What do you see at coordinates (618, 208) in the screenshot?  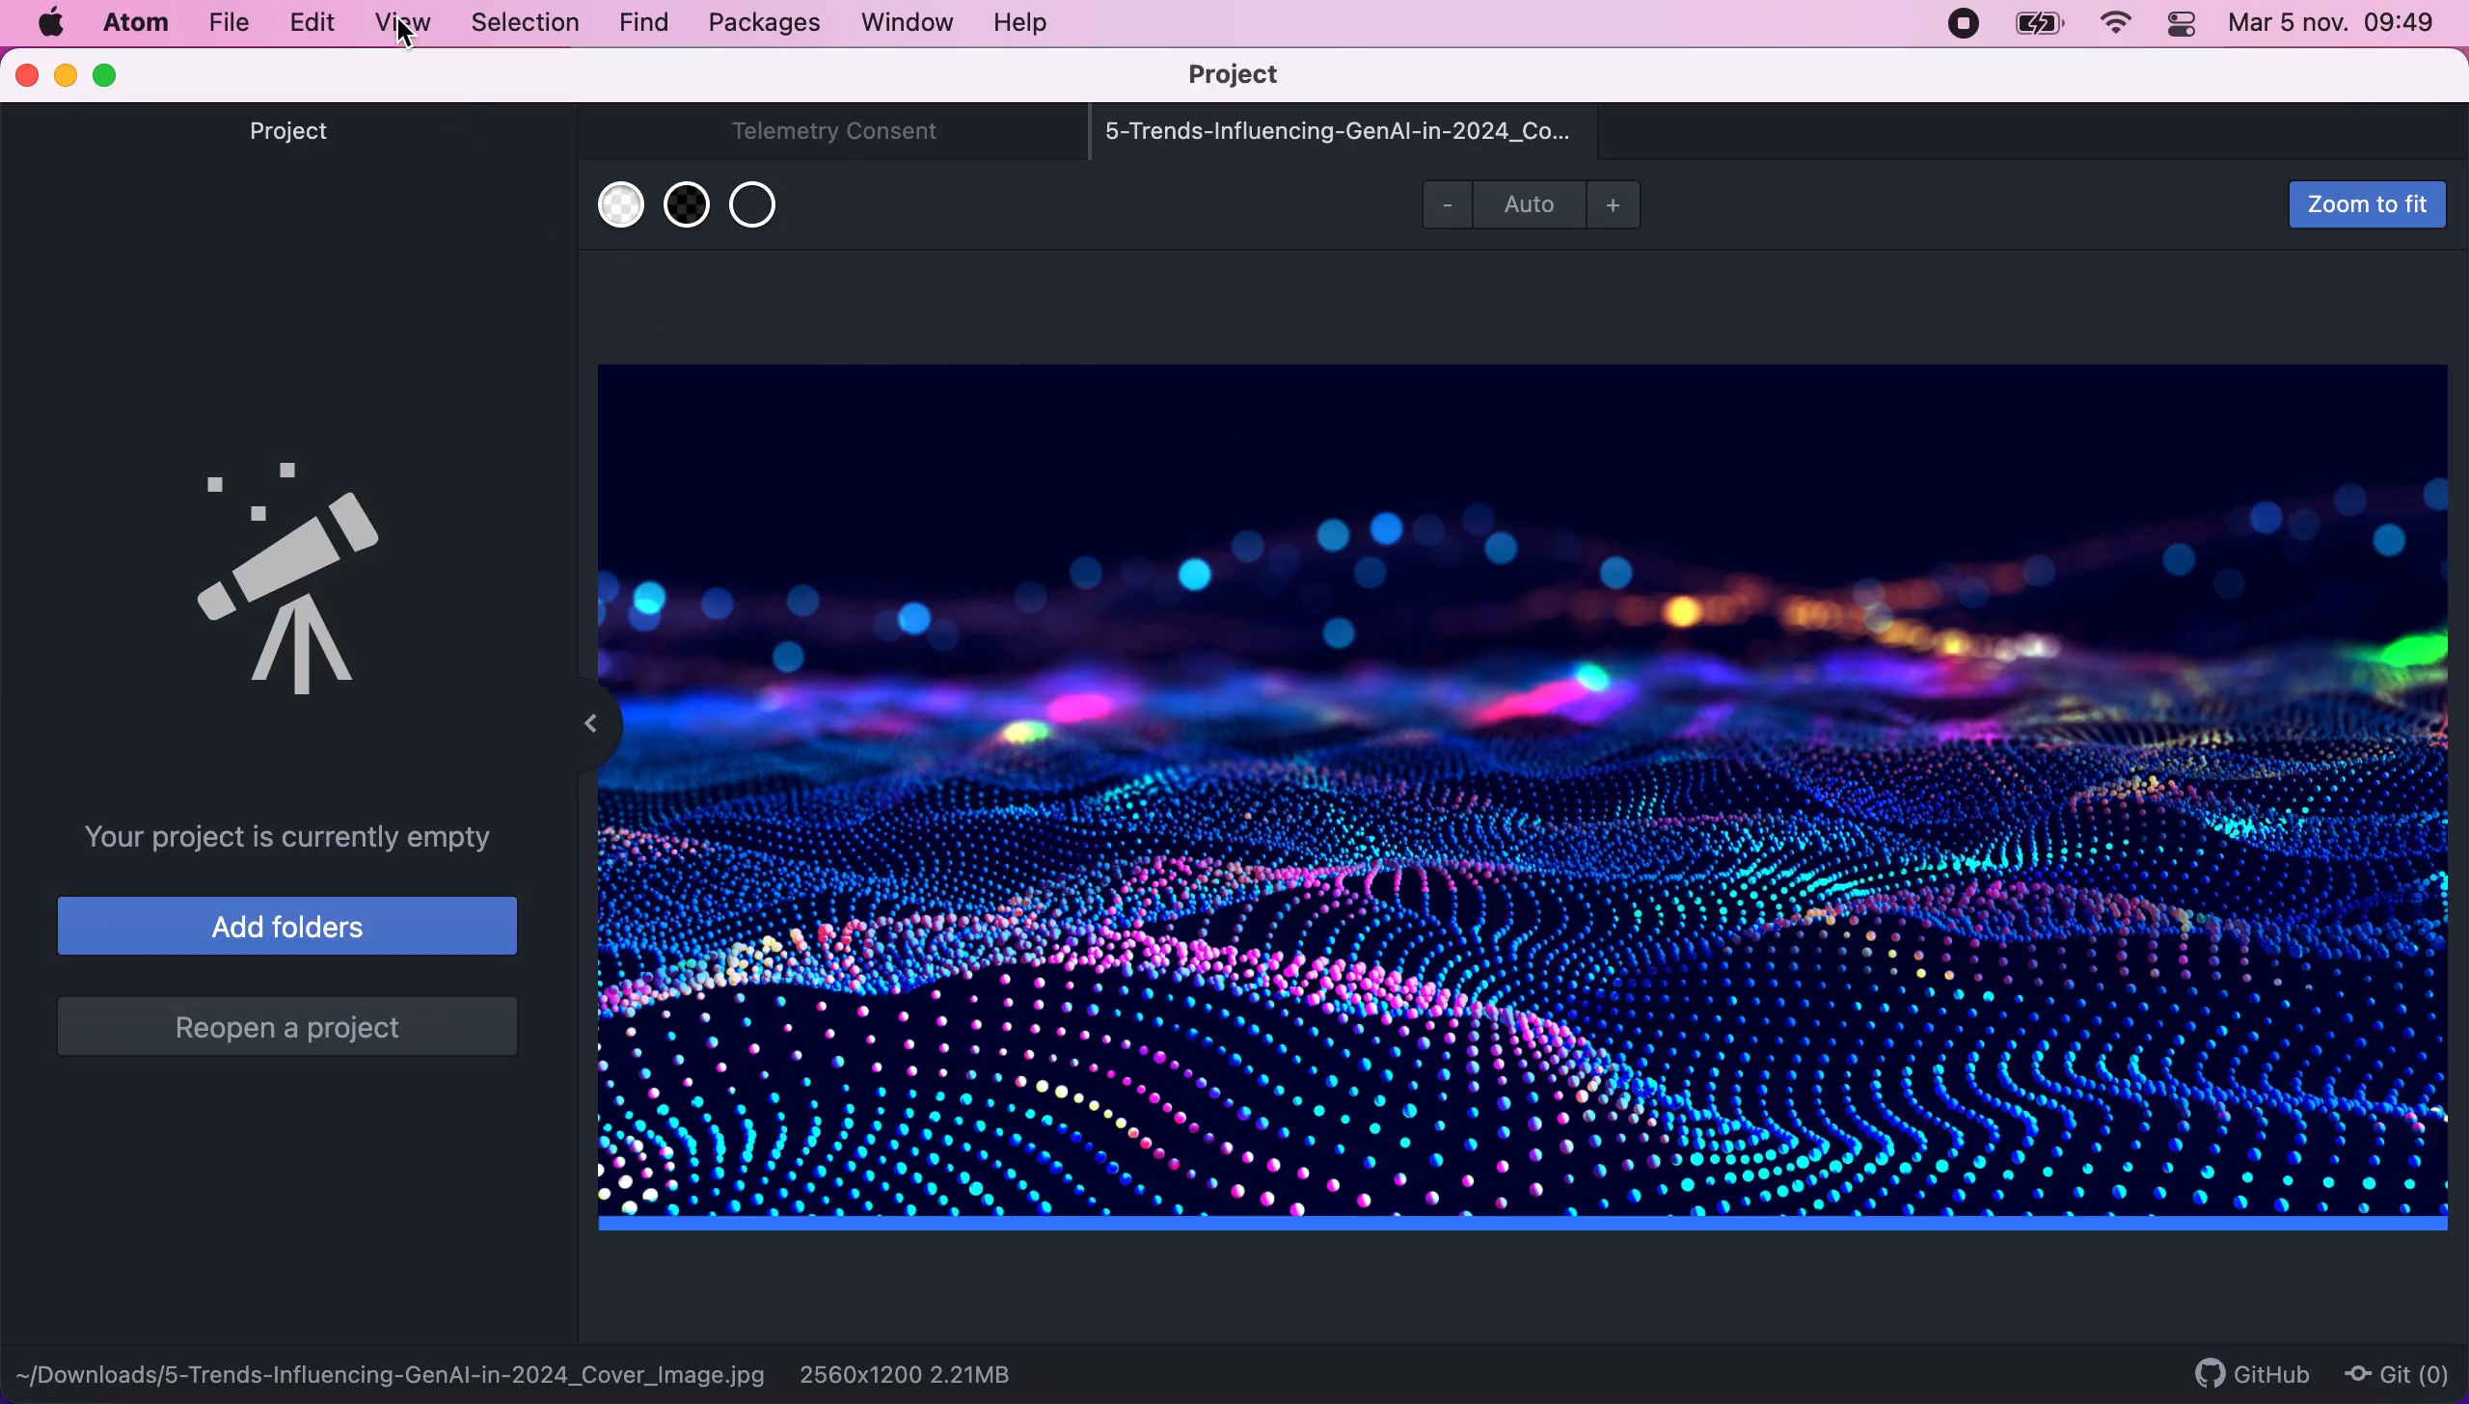 I see `use white transparent background` at bounding box center [618, 208].